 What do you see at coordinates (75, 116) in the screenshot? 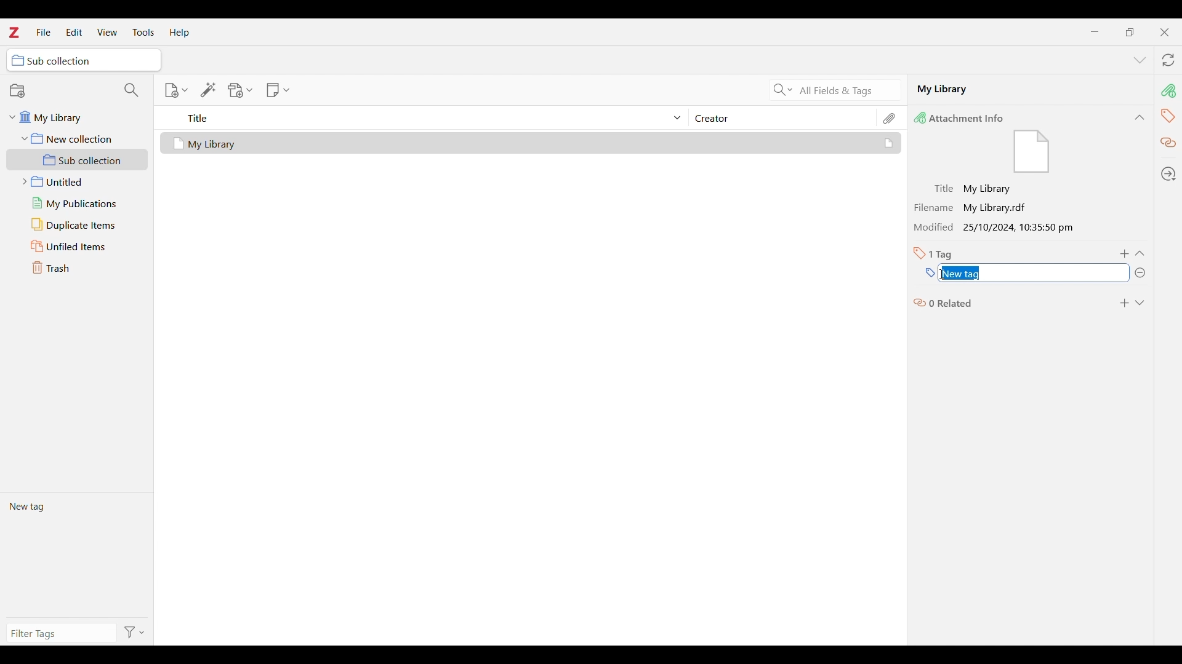
I see `My library folder` at bounding box center [75, 116].